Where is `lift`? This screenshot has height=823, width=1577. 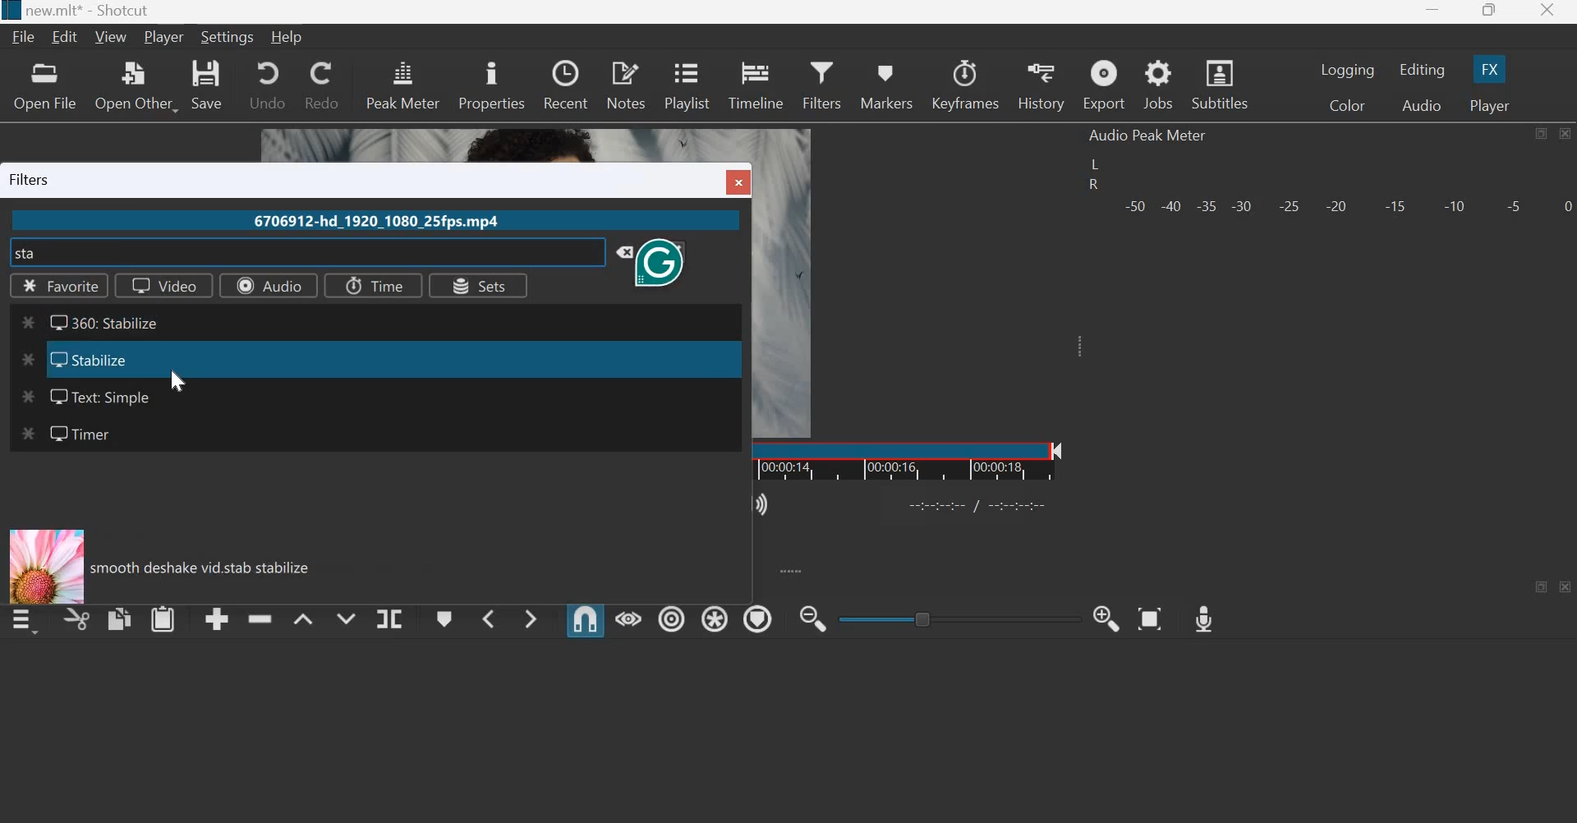
lift is located at coordinates (303, 618).